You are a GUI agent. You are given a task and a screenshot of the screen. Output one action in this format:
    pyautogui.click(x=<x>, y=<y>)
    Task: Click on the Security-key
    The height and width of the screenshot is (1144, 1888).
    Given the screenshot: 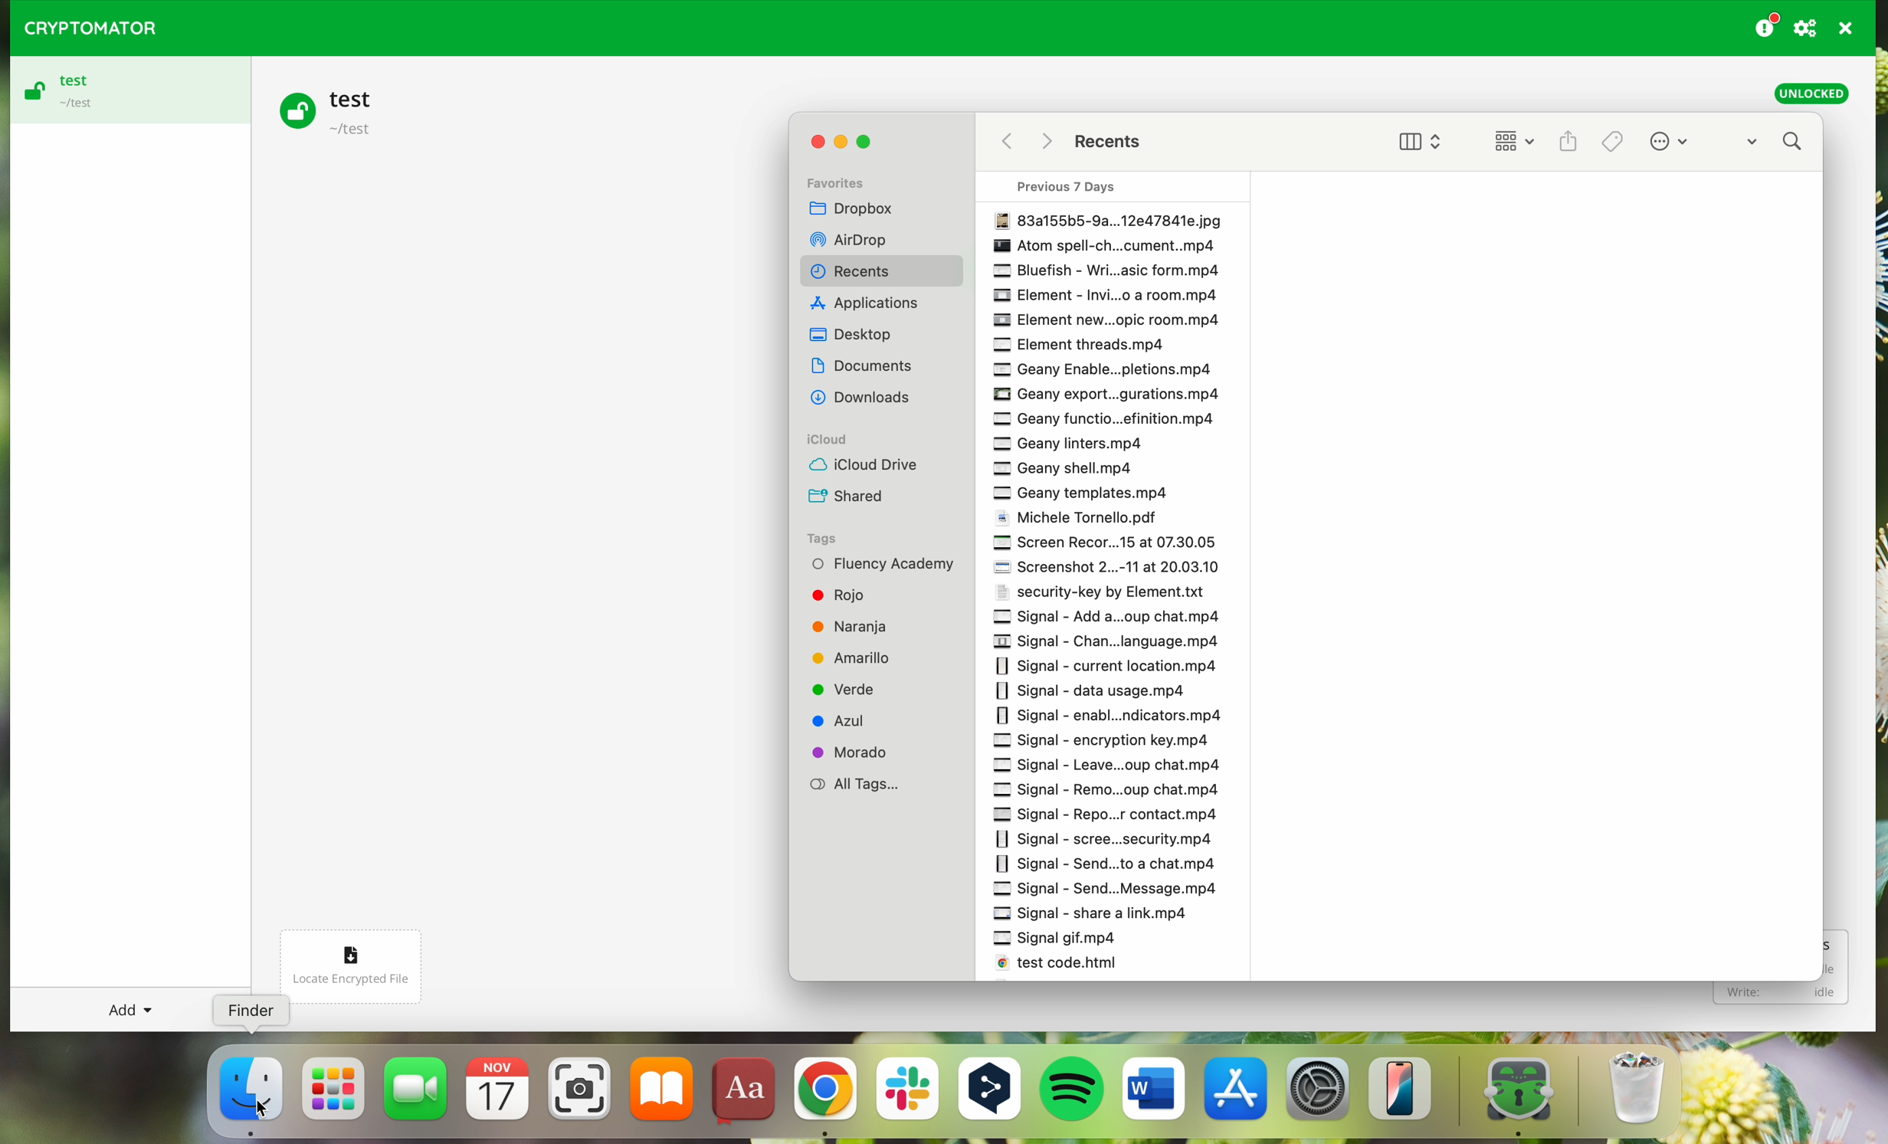 What is the action you would take?
    pyautogui.click(x=1105, y=595)
    